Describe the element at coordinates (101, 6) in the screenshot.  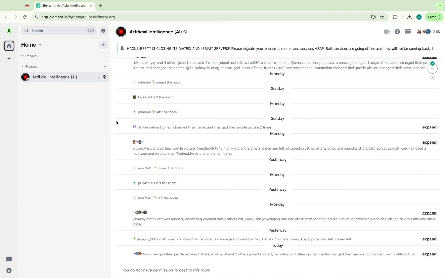
I see `new tab` at that location.